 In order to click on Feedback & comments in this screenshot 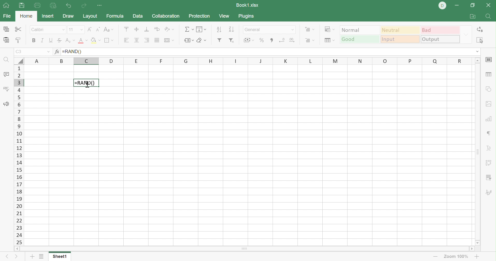, I will do `click(6, 104)`.